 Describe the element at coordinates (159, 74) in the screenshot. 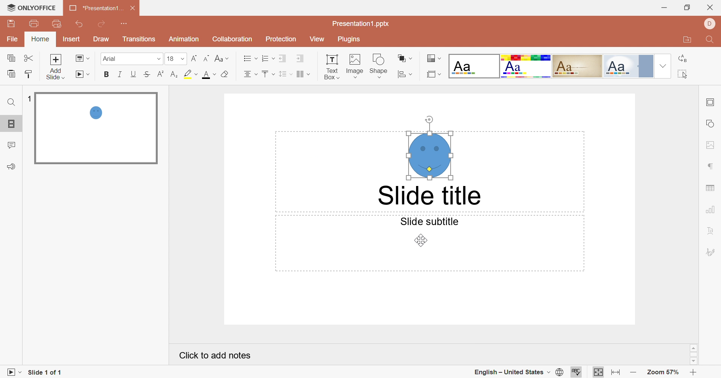

I see `Superscript` at that location.